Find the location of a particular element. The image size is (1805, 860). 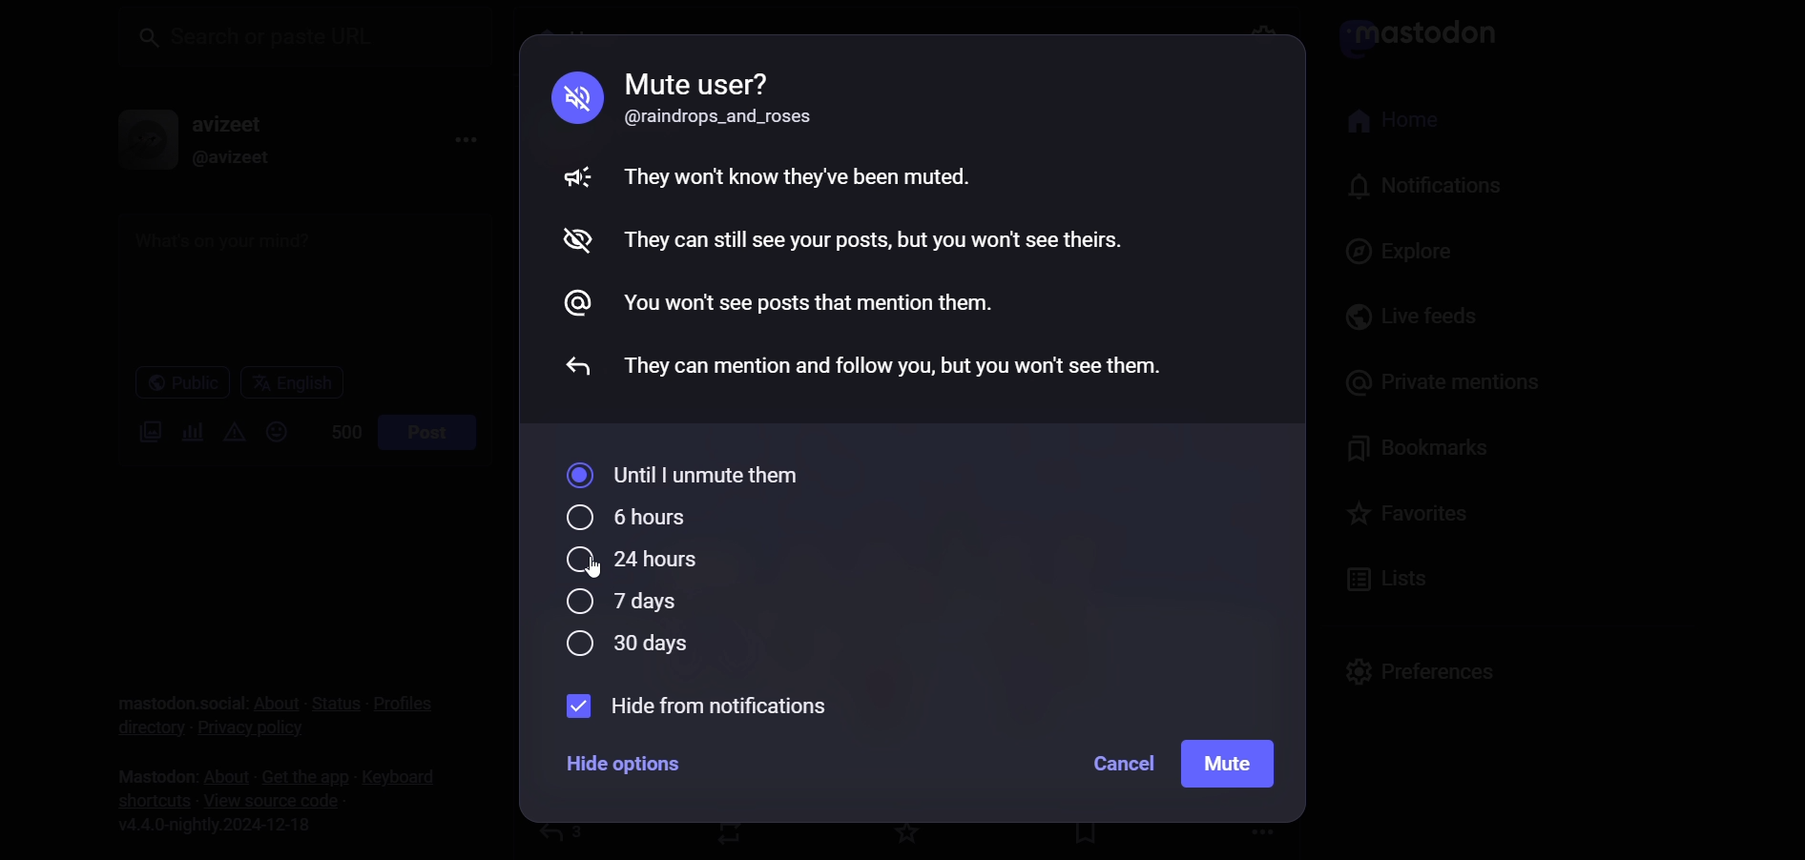

hide options is located at coordinates (626, 768).